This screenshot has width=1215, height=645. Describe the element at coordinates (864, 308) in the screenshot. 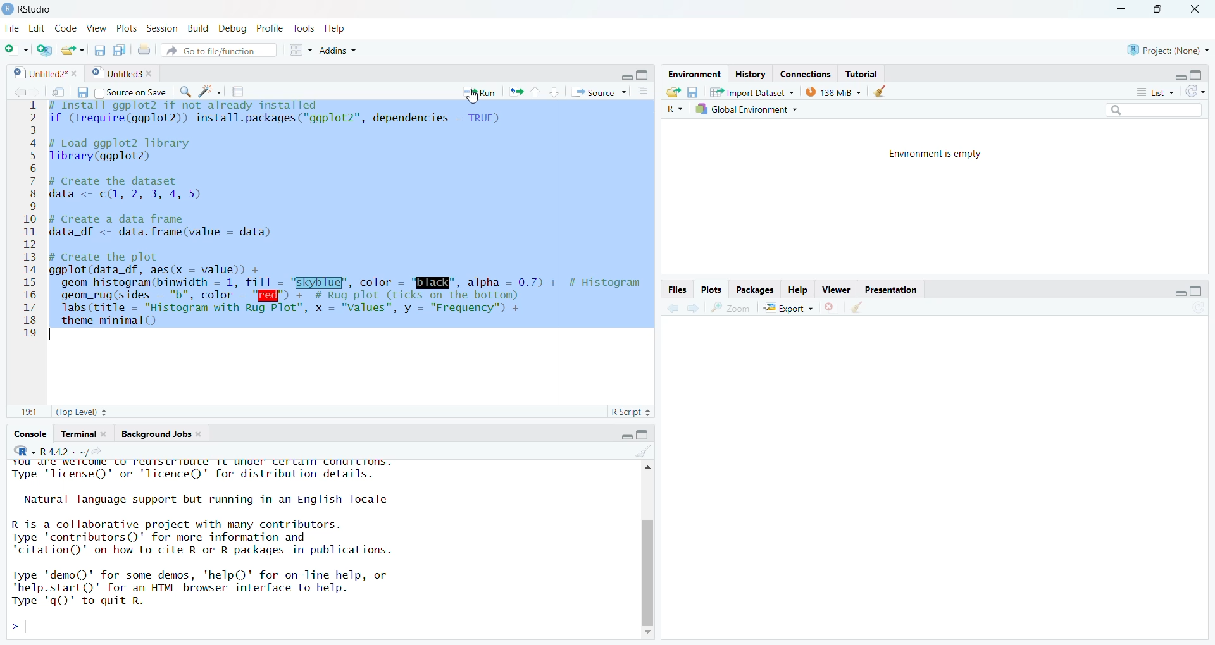

I see `Clear viewer` at that location.